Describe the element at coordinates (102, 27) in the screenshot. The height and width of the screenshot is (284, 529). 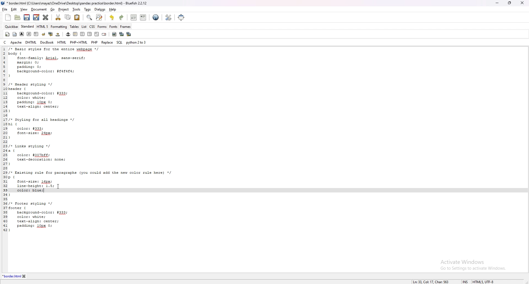
I see `forms` at that location.